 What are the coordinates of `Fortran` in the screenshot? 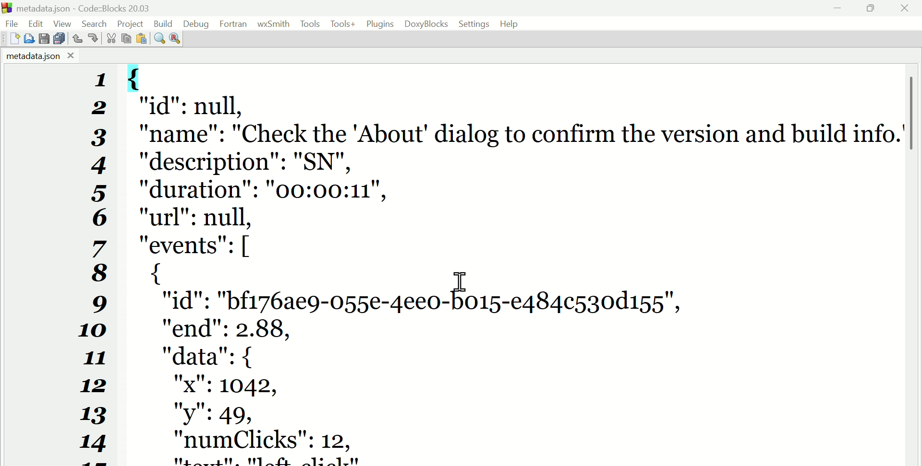 It's located at (233, 24).